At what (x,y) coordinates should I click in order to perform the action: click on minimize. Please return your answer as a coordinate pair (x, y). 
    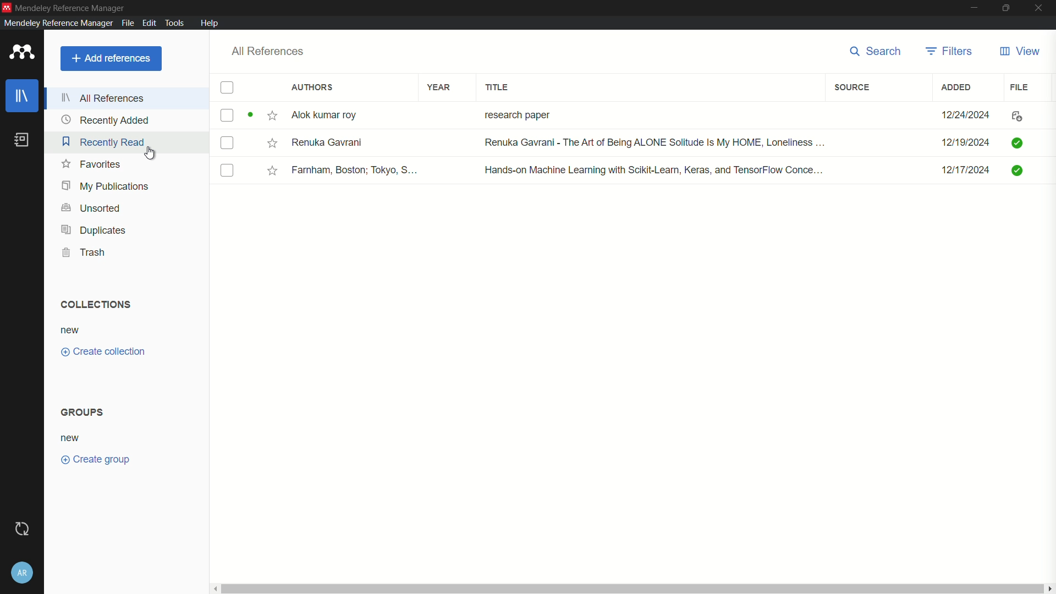
    Looking at the image, I should click on (973, 7).